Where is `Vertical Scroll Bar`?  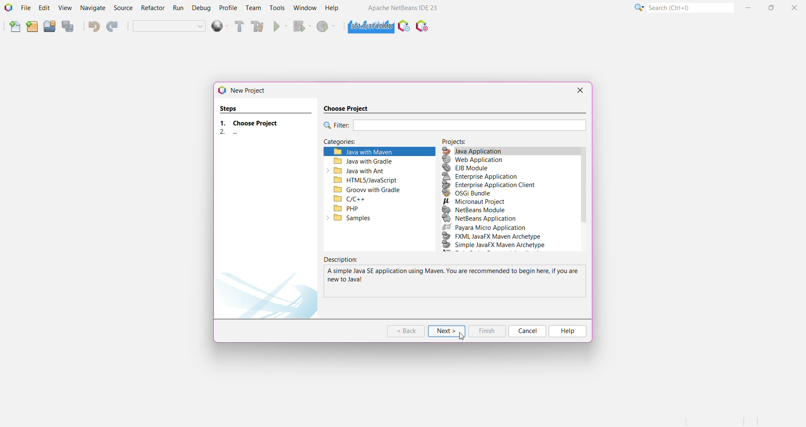
Vertical Scroll Bar is located at coordinates (583, 187).